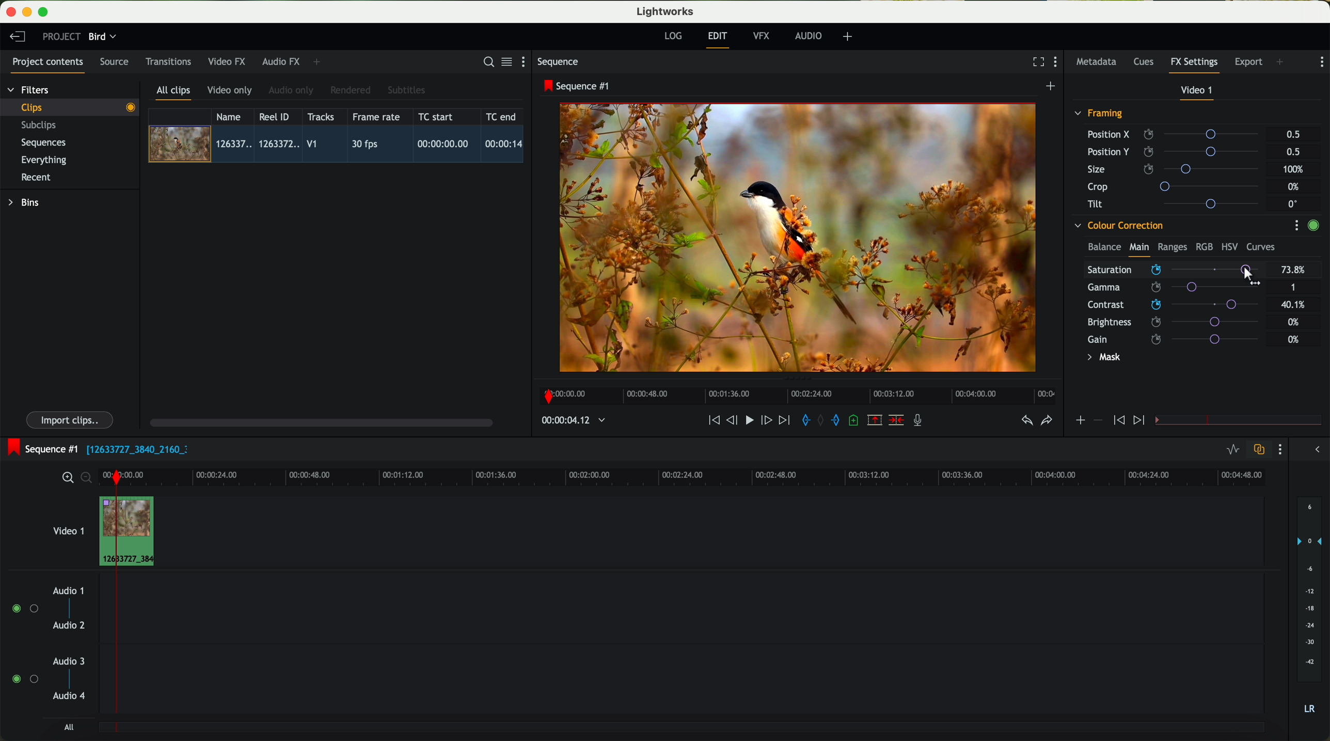 The width and height of the screenshot is (1330, 741). Describe the element at coordinates (1293, 135) in the screenshot. I see `0.5` at that location.